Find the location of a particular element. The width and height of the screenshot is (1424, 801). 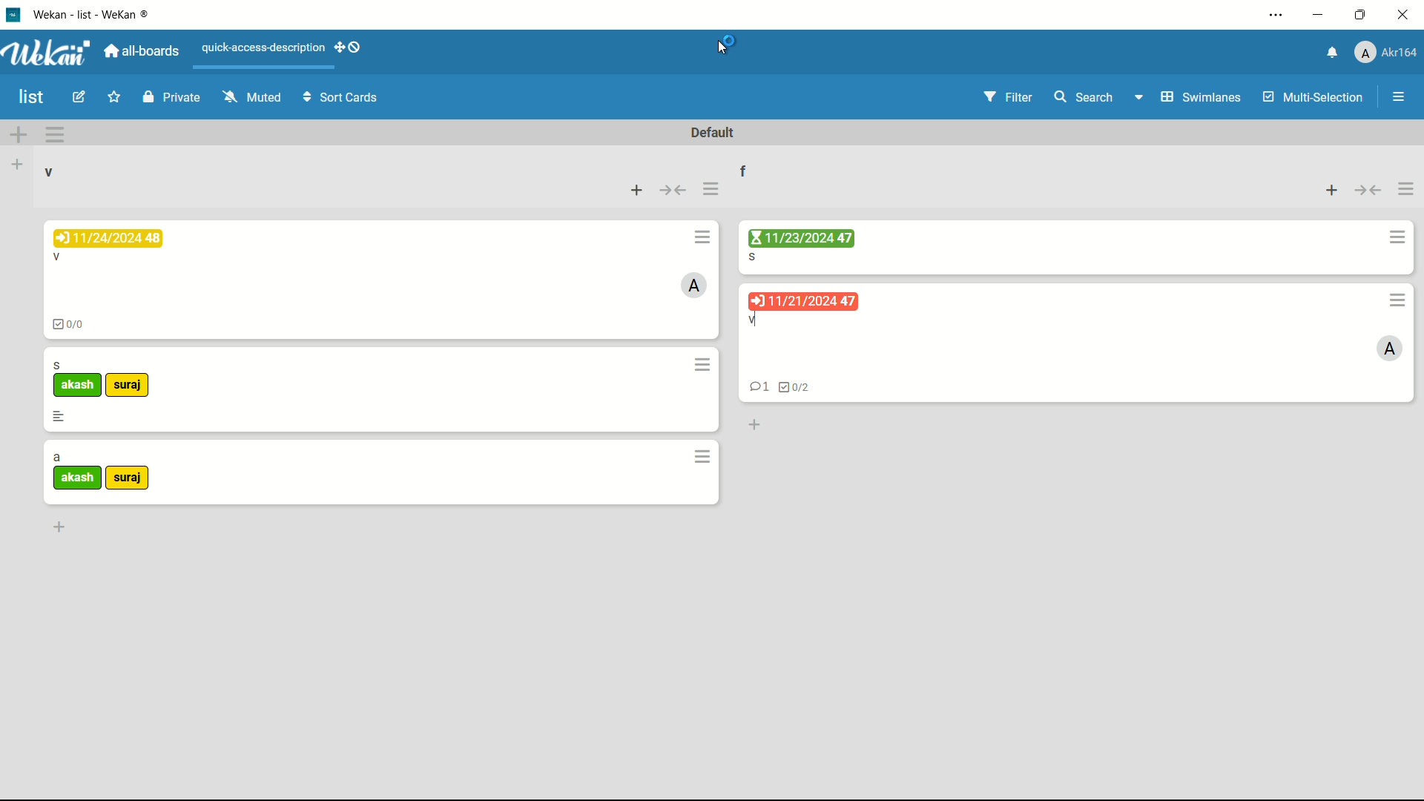

card actions is located at coordinates (704, 457).